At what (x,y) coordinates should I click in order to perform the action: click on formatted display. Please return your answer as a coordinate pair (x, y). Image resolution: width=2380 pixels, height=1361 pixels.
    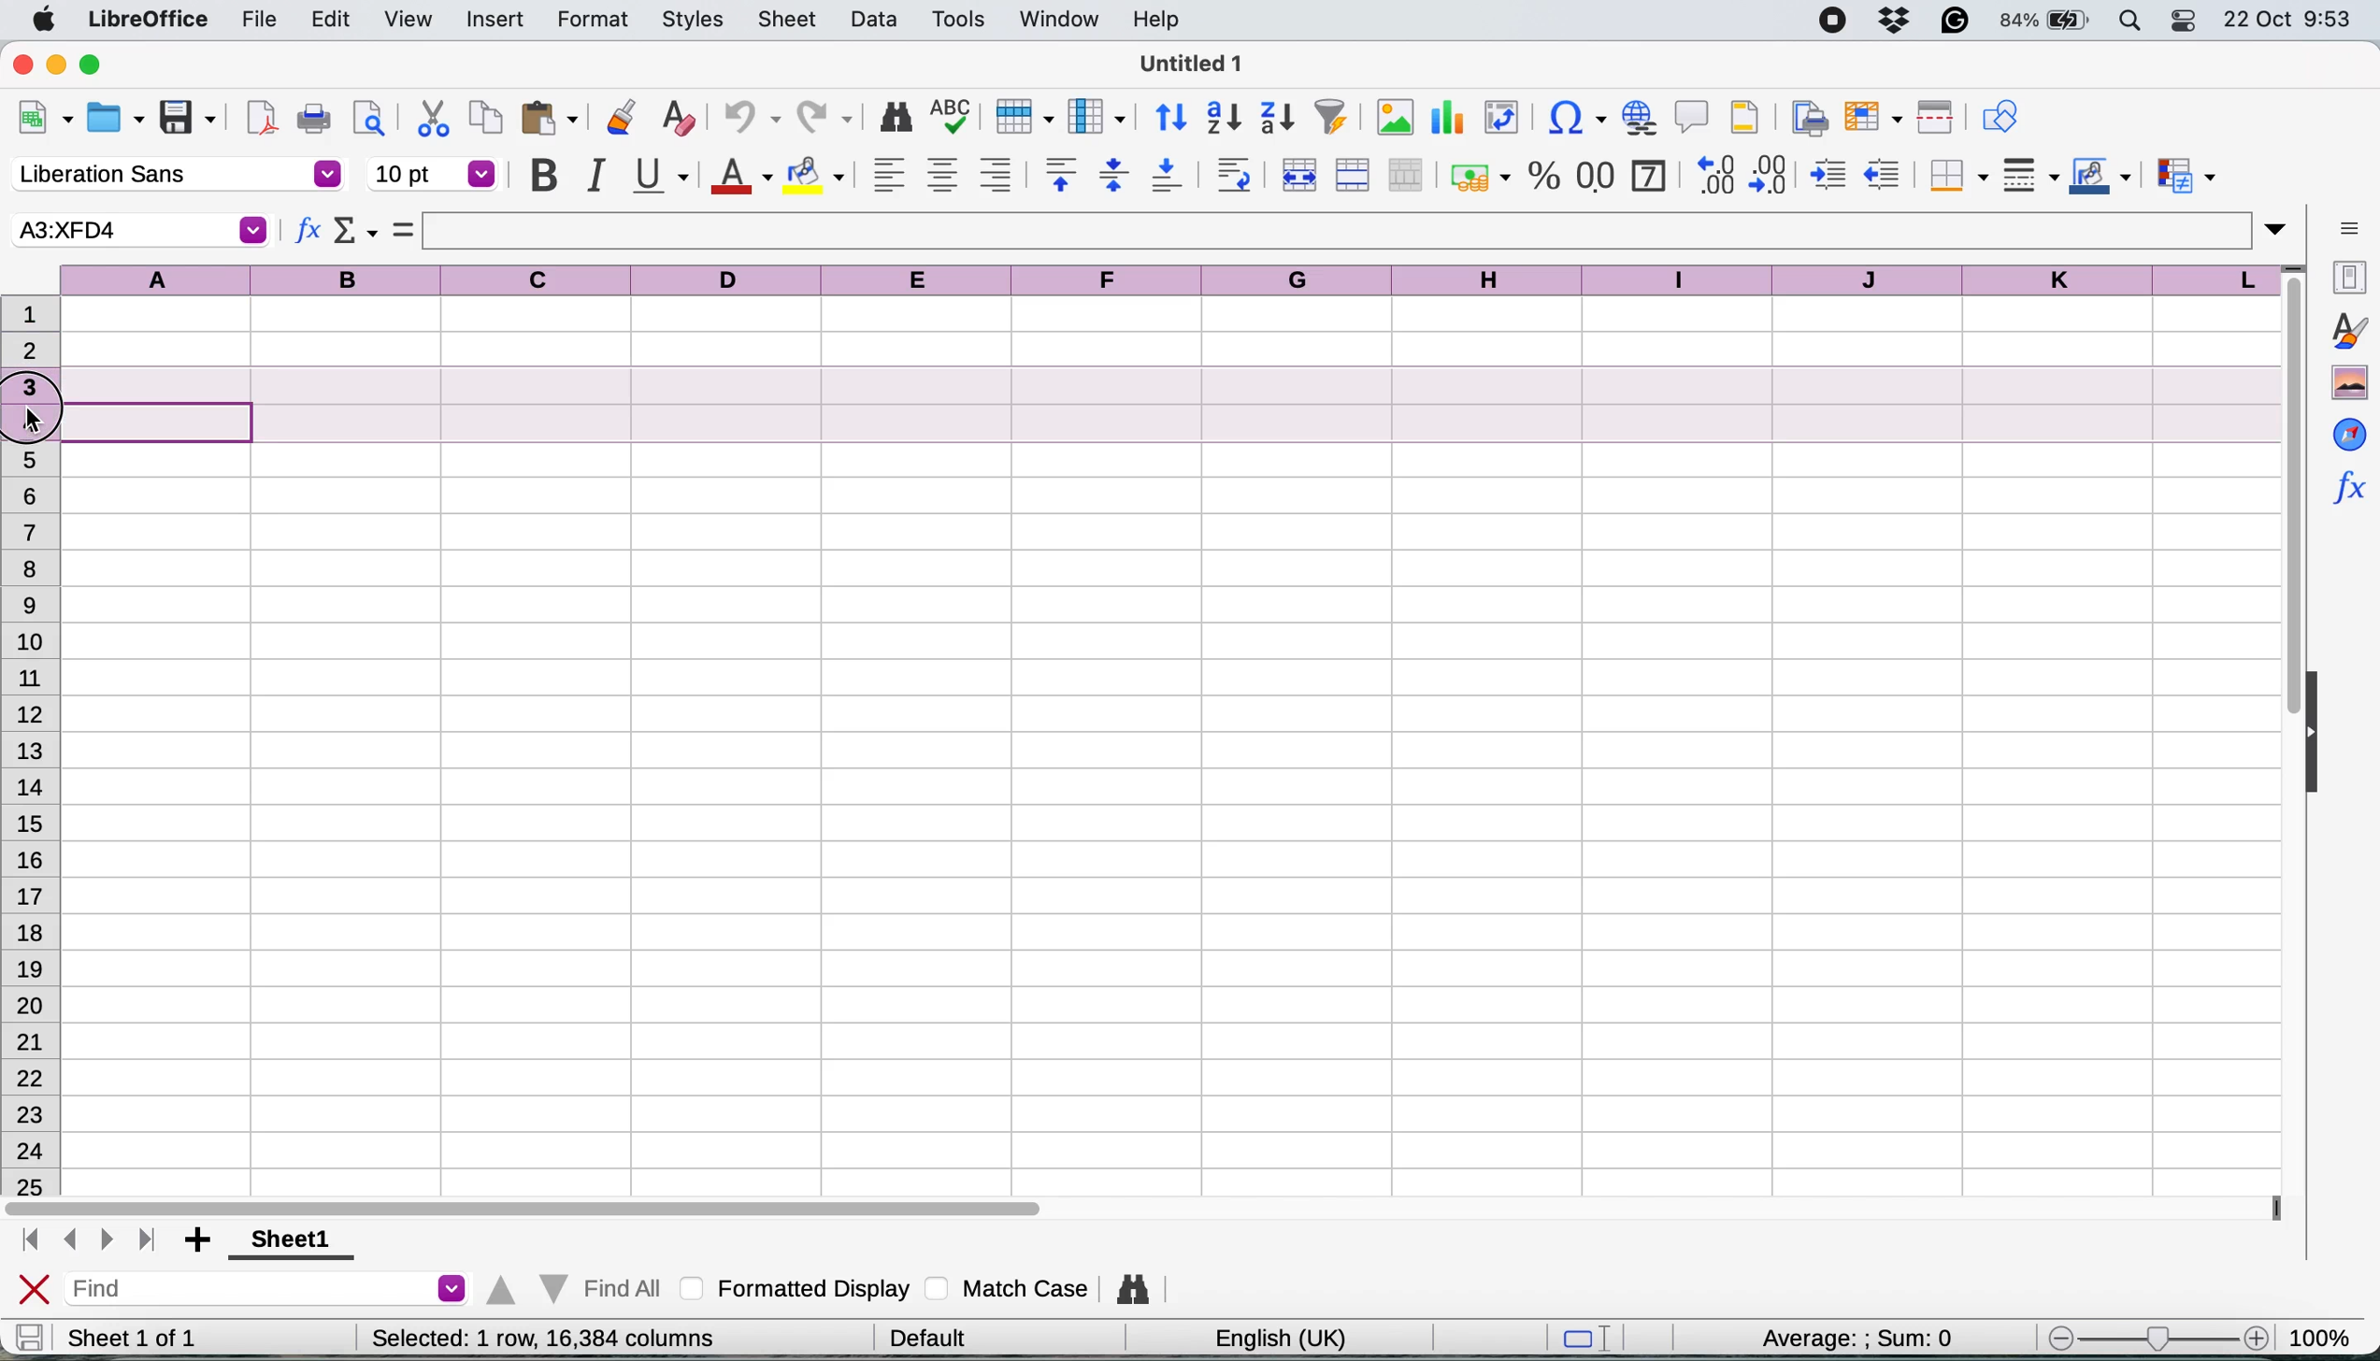
    Looking at the image, I should click on (799, 1285).